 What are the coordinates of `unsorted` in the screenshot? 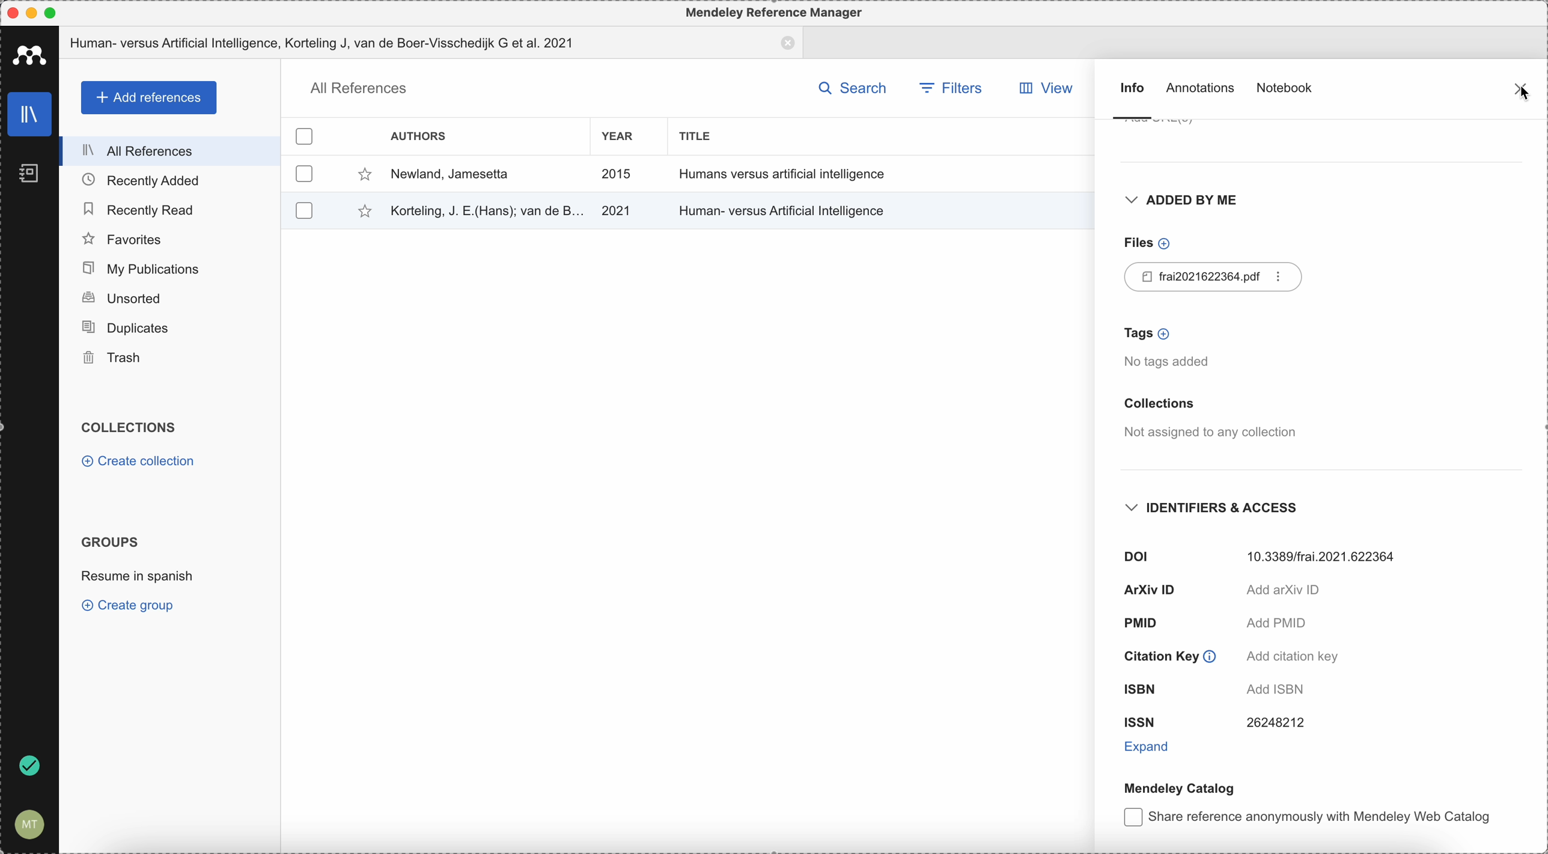 It's located at (169, 299).